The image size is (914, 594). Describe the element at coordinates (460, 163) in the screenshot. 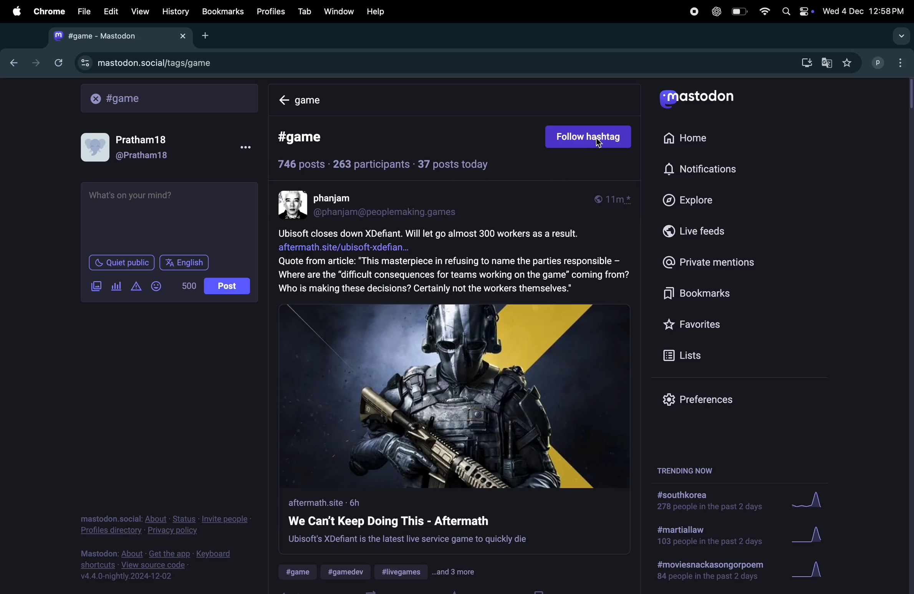

I see `` at that location.